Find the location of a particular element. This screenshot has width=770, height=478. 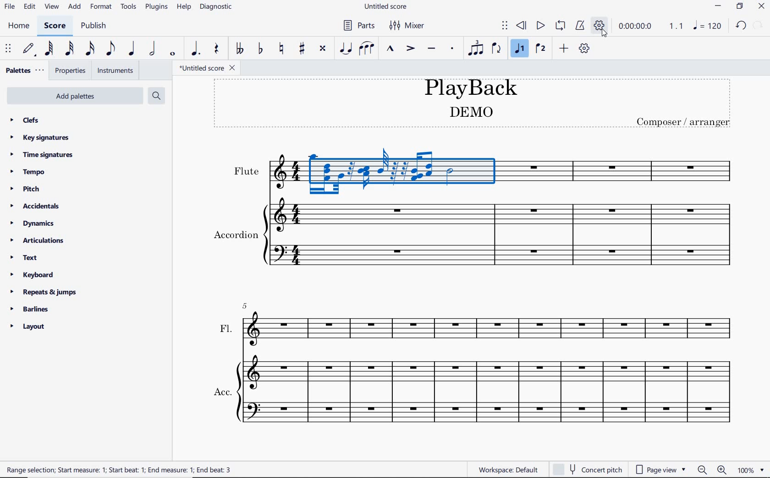

barlines is located at coordinates (33, 310).